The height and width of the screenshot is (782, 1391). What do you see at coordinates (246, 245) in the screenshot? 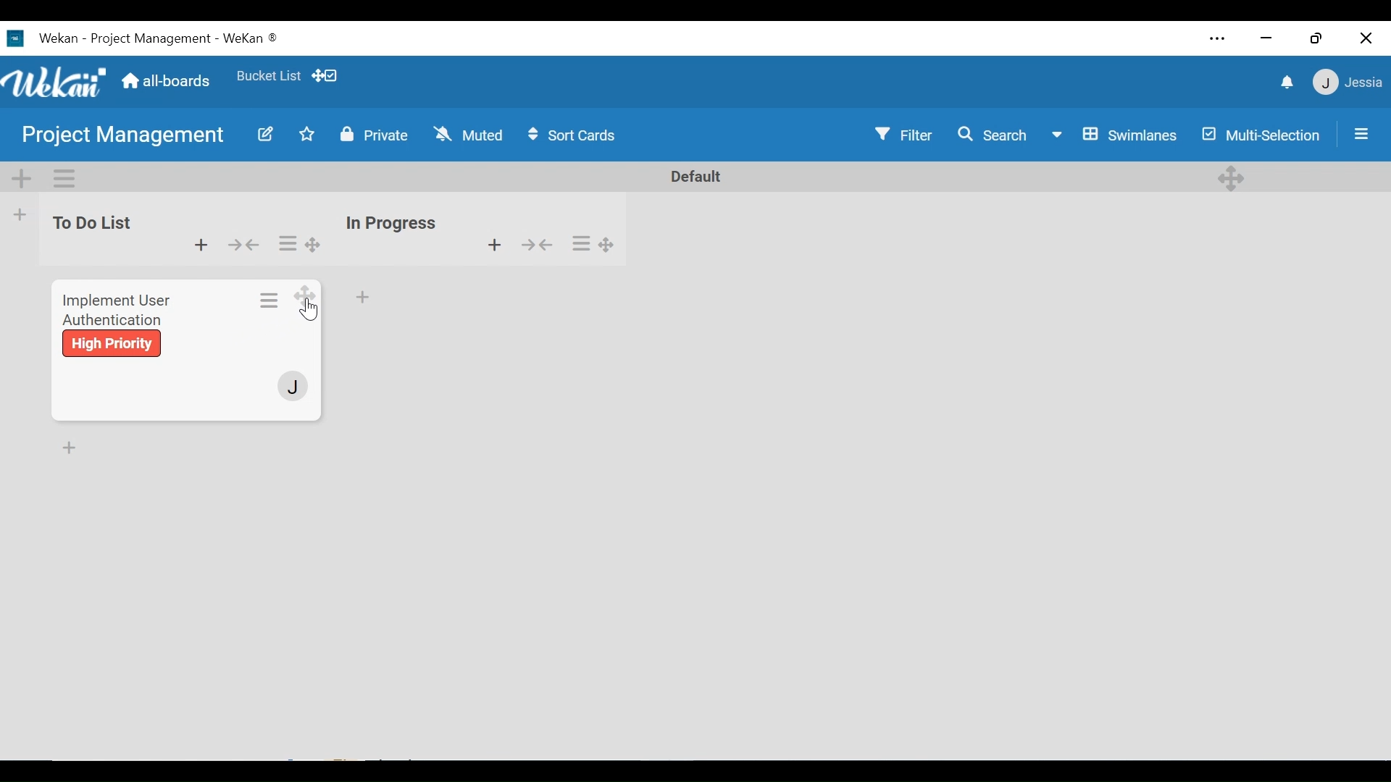
I see `collapse` at bounding box center [246, 245].